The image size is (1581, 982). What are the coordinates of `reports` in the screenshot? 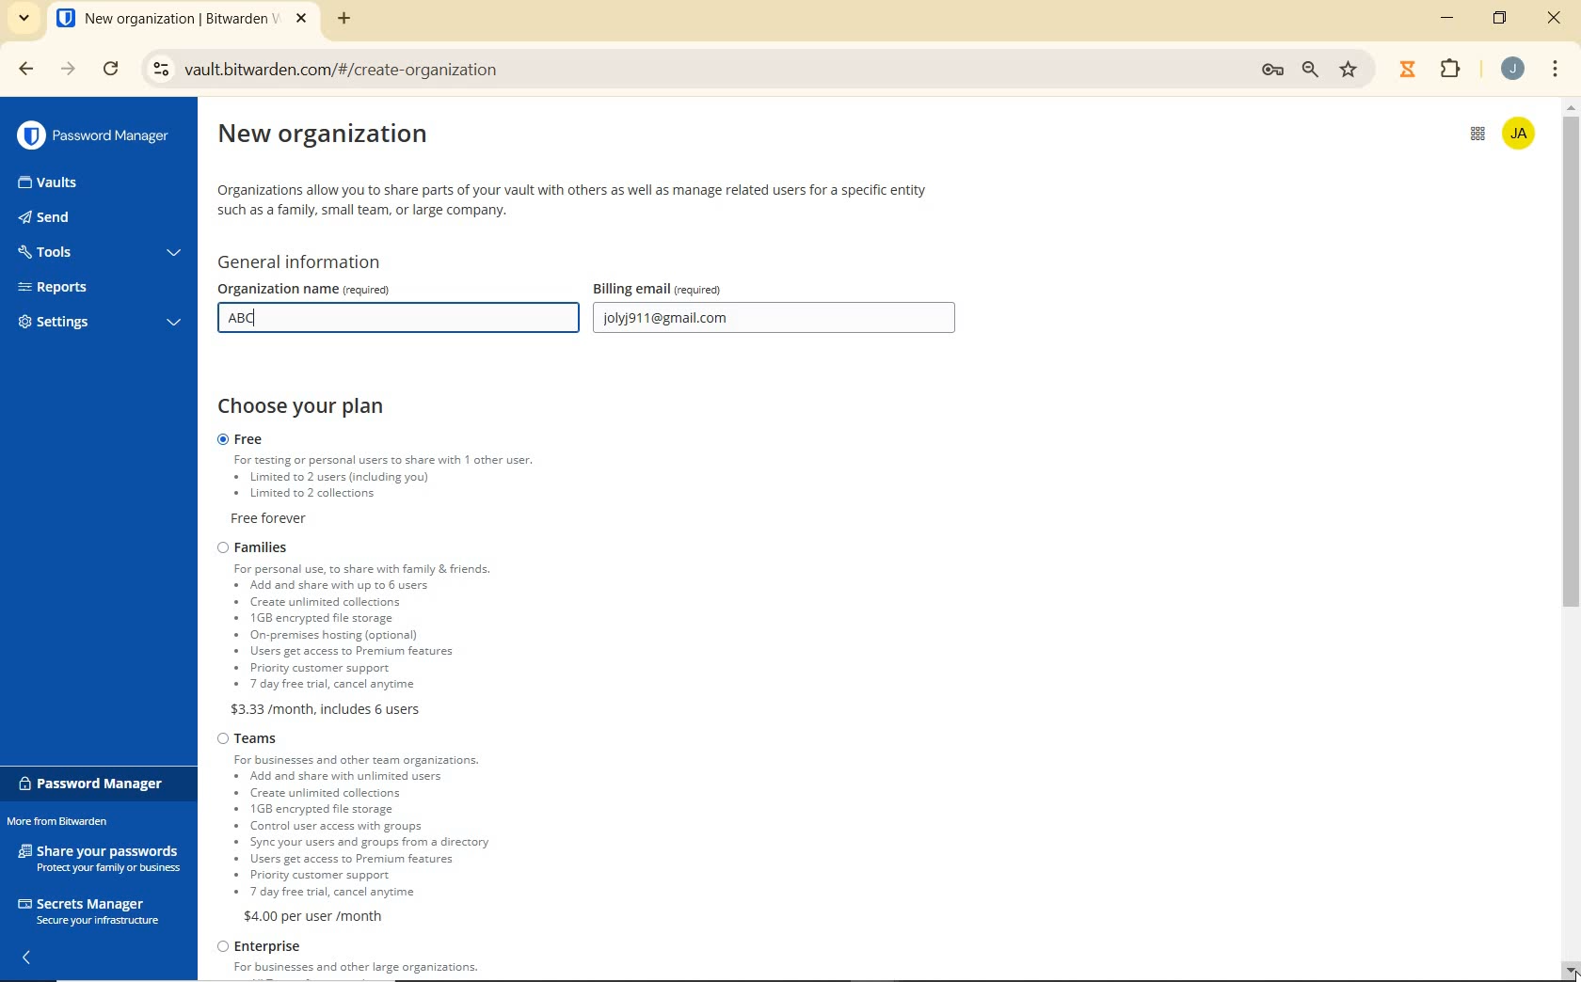 It's located at (100, 287).